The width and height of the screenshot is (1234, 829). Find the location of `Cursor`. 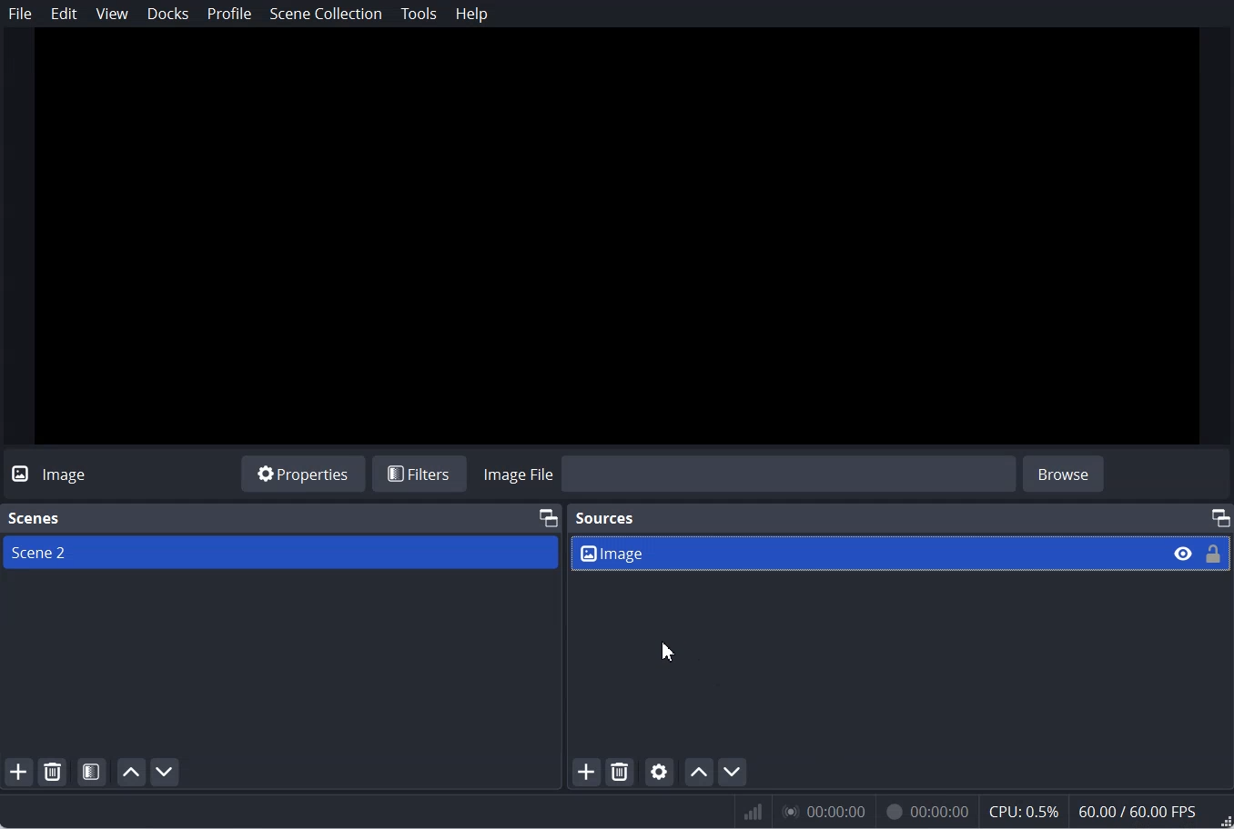

Cursor is located at coordinates (670, 650).